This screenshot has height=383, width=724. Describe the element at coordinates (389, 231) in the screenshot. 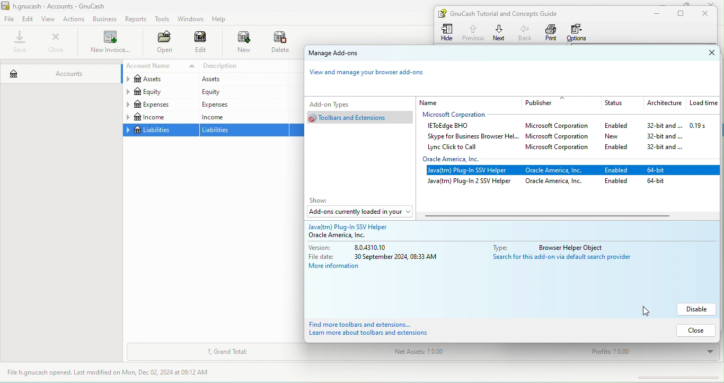

I see `select an add on to modify status or view details` at that location.